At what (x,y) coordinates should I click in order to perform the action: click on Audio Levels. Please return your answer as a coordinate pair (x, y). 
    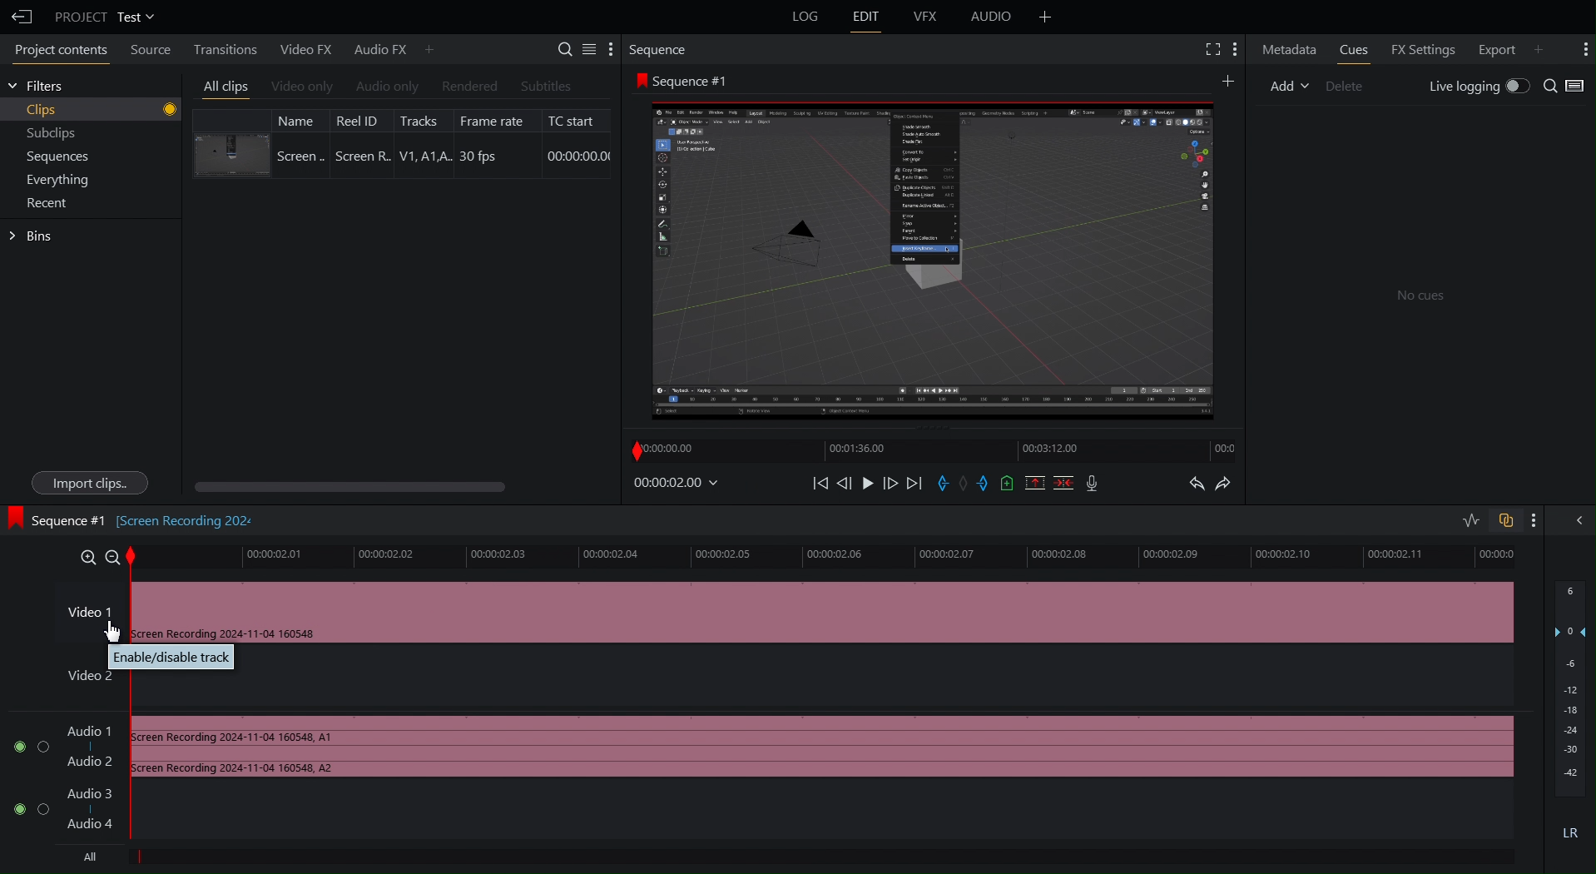
    Looking at the image, I should click on (1570, 717).